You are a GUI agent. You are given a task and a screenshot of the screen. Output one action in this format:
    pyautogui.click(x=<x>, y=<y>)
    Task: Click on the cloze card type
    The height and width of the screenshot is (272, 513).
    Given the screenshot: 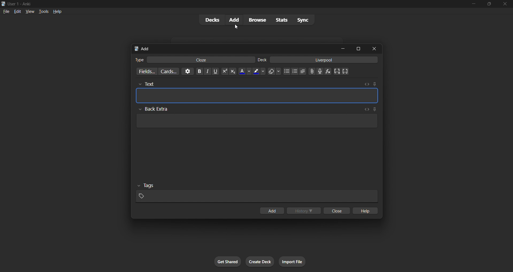 What is the action you would take?
    pyautogui.click(x=201, y=60)
    